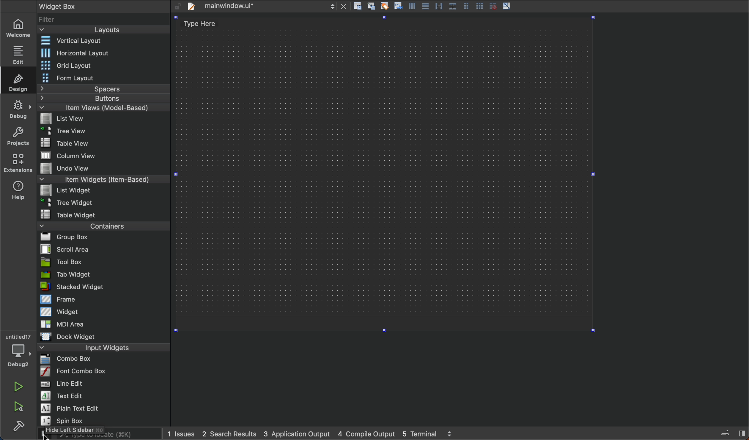 This screenshot has height=440, width=749. Describe the element at coordinates (297, 433) in the screenshot. I see `3 Application Output` at that location.